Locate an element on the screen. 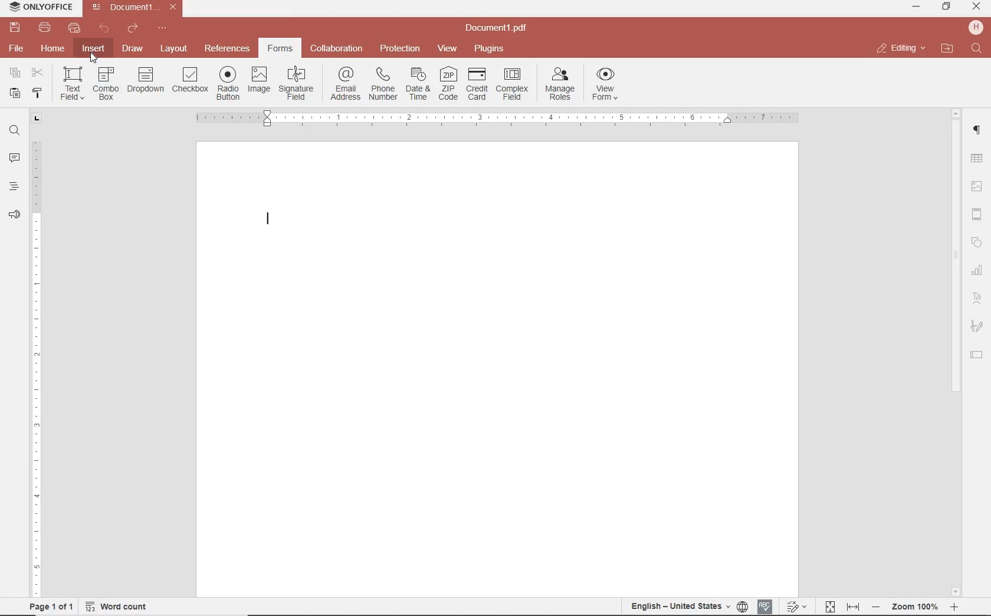  plugins is located at coordinates (491, 49).